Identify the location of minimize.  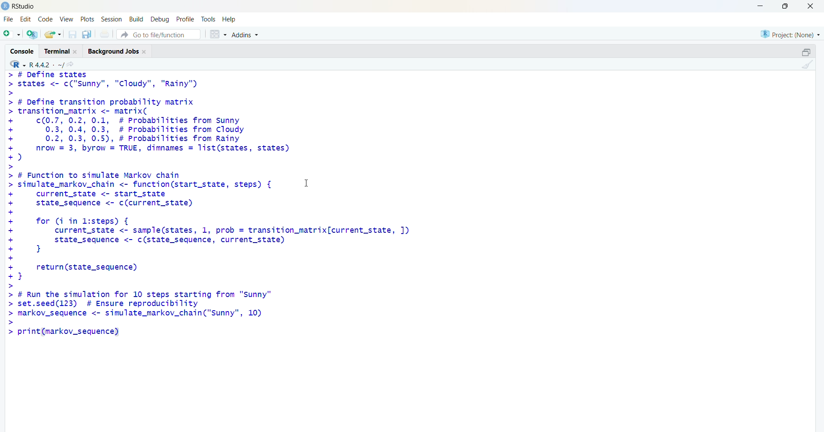
(758, 6).